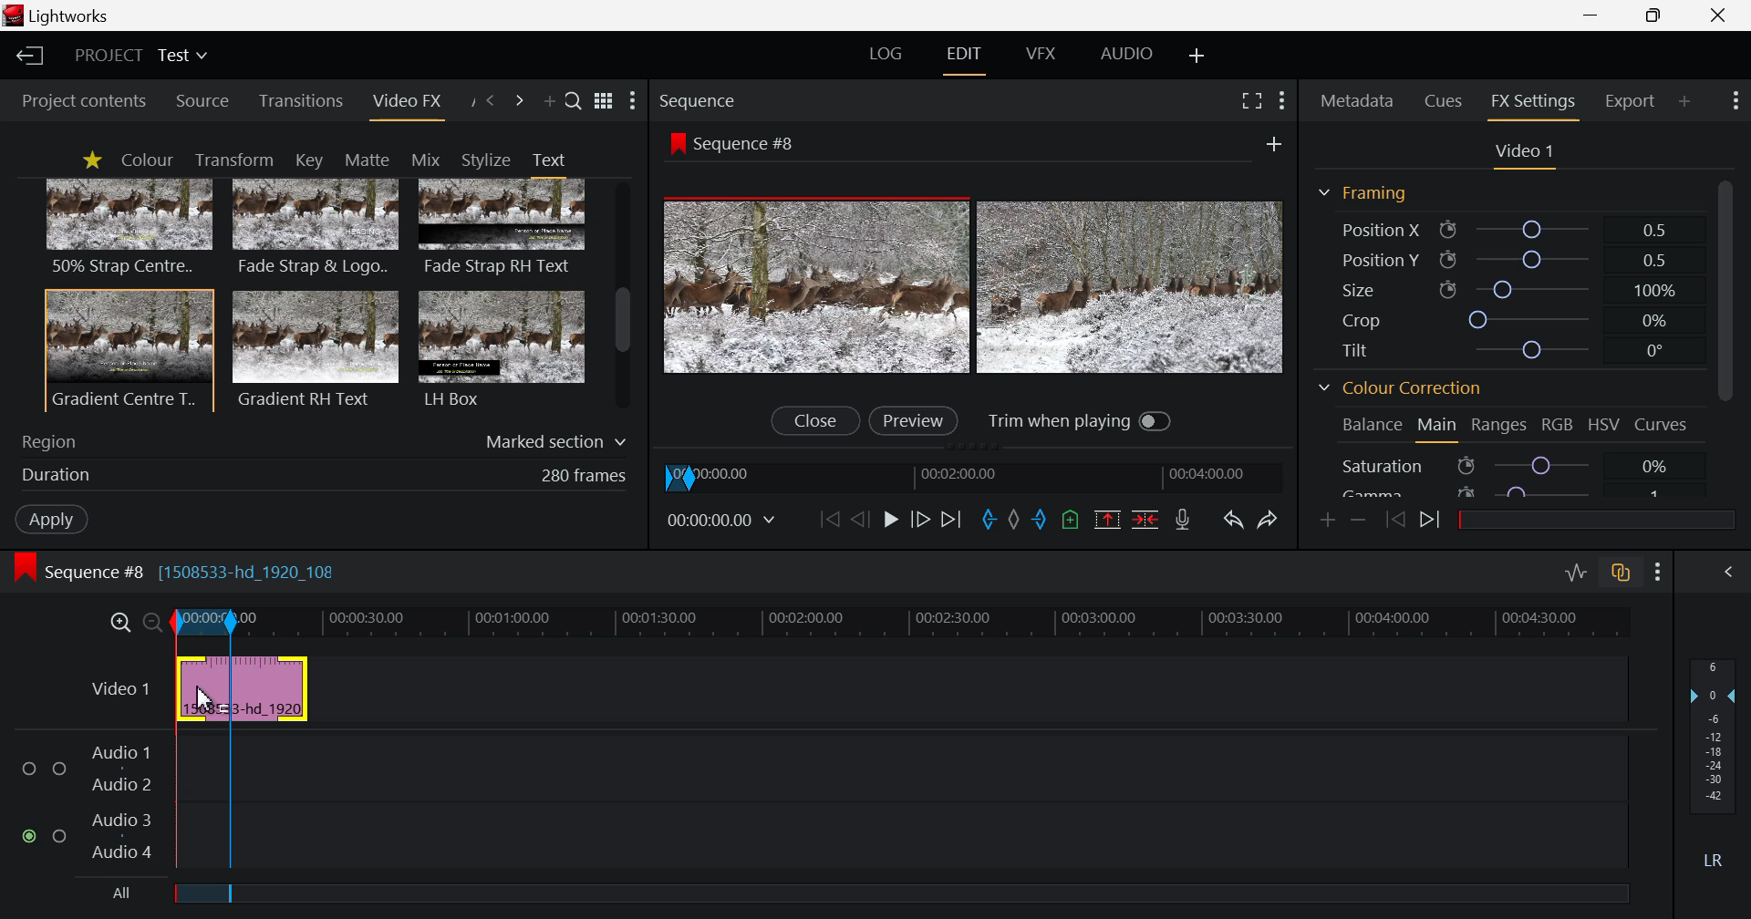 This screenshot has width=1751, height=919. What do you see at coordinates (633, 102) in the screenshot?
I see `Show Settings` at bounding box center [633, 102].